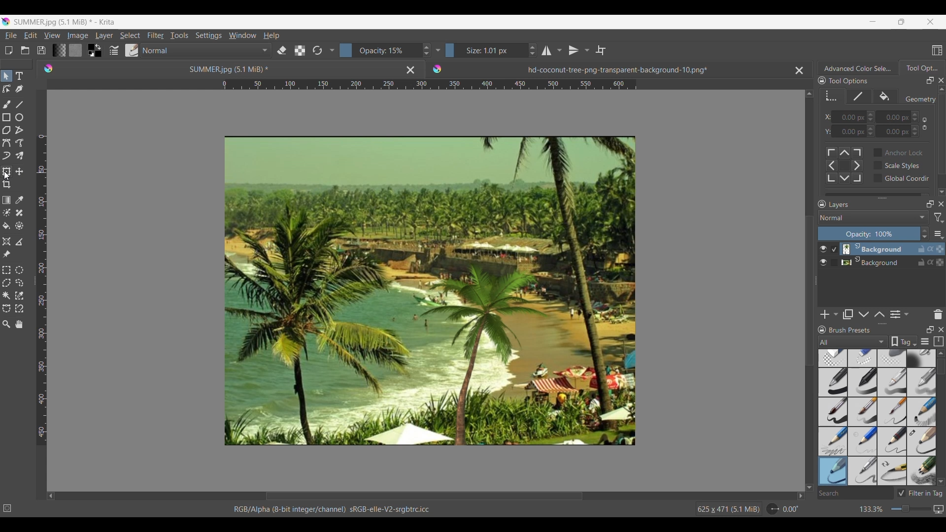 Image resolution: width=946 pixels, height=532 pixels. What do you see at coordinates (179, 35) in the screenshot?
I see `Tools` at bounding box center [179, 35].